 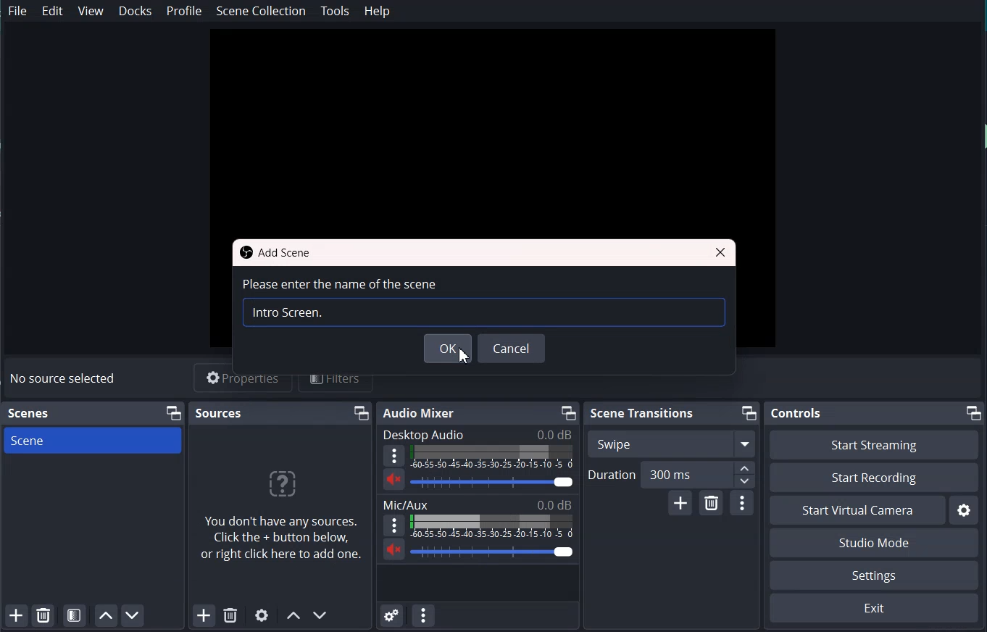 What do you see at coordinates (393, 455) in the screenshot?
I see `More` at bounding box center [393, 455].